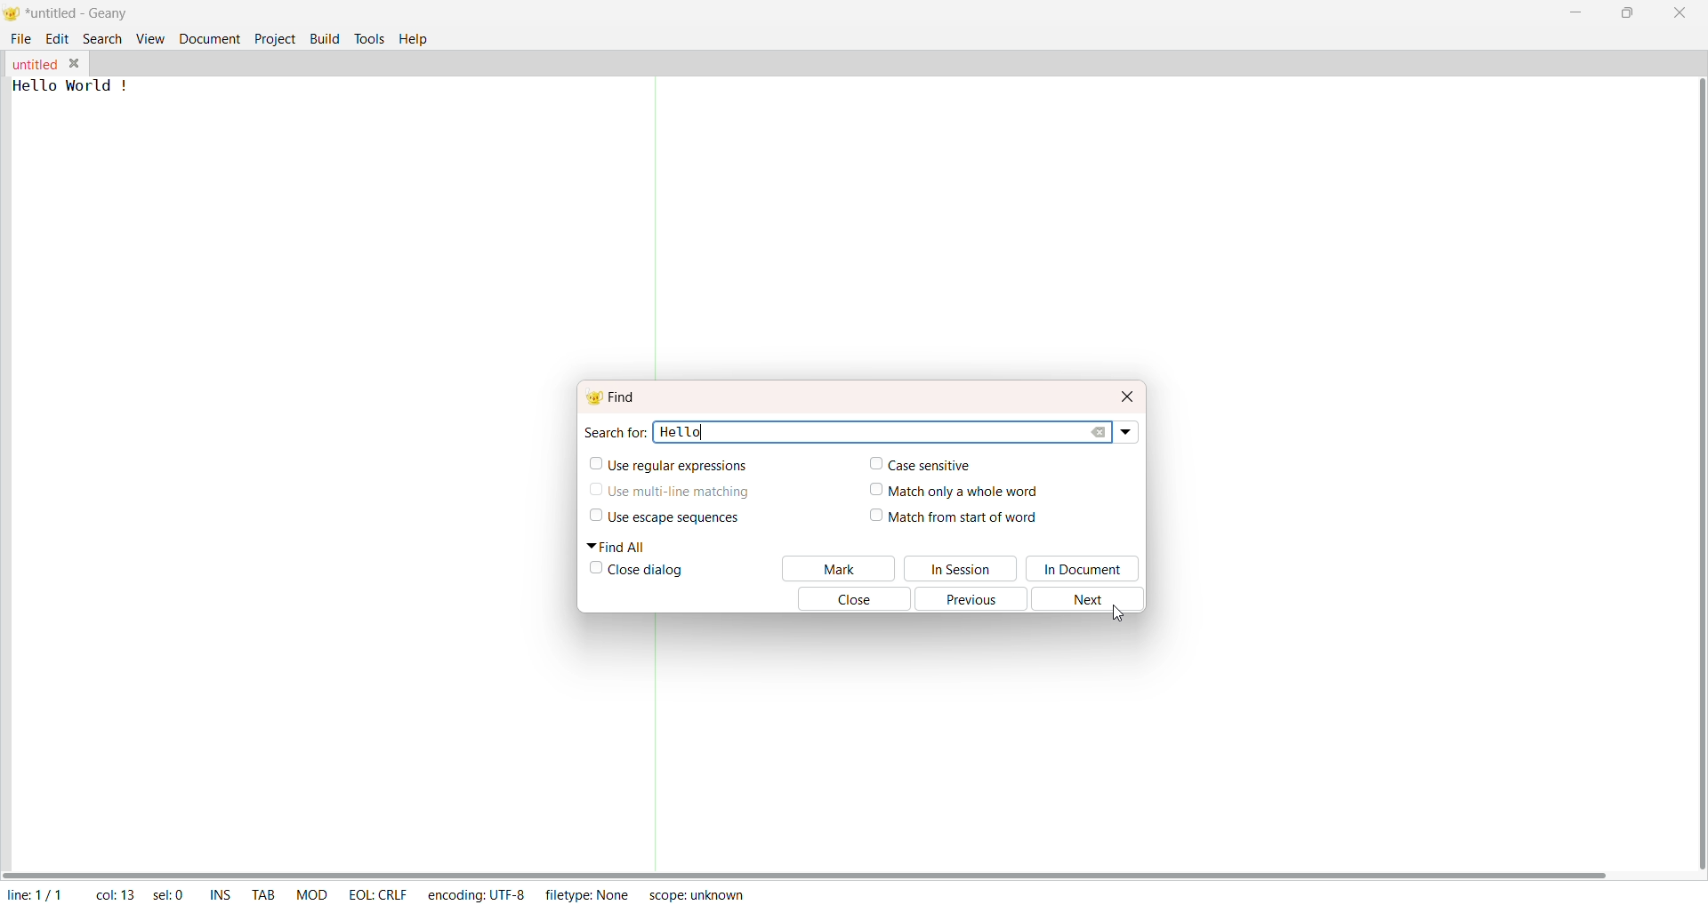  I want to click on TAB, so click(261, 891).